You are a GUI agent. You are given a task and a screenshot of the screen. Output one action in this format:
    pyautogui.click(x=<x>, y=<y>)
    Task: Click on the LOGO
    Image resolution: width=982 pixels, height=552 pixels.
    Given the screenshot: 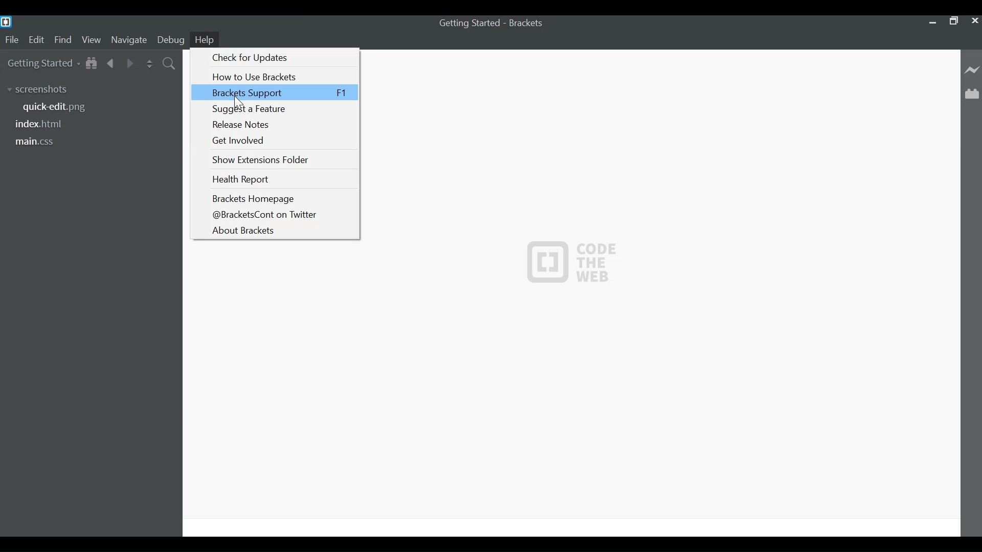 What is the action you would take?
    pyautogui.click(x=573, y=261)
    